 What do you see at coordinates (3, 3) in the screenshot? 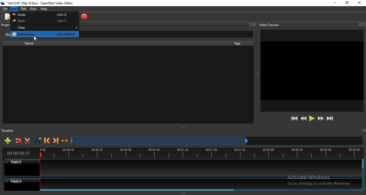
I see `Openshot Desktop icon` at bounding box center [3, 3].